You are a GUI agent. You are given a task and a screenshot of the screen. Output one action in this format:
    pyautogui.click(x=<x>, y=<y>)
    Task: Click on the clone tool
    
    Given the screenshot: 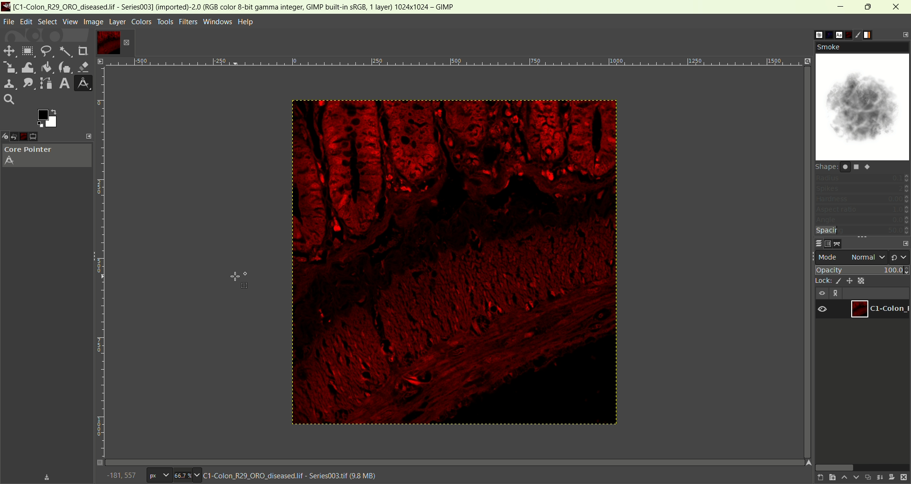 What is the action you would take?
    pyautogui.click(x=8, y=84)
    